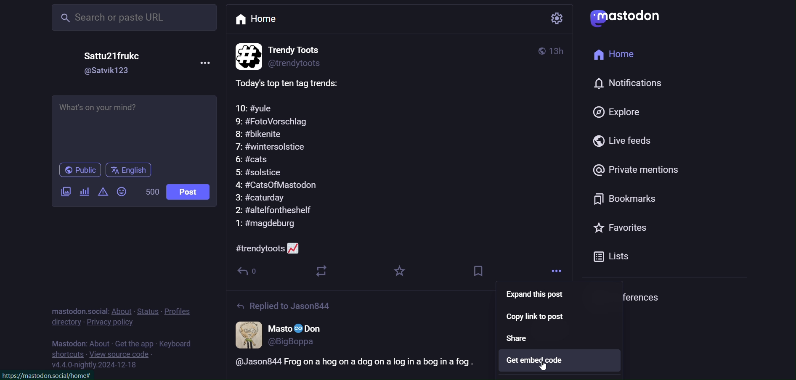  Describe the element at coordinates (83, 194) in the screenshot. I see `add a poll` at that location.